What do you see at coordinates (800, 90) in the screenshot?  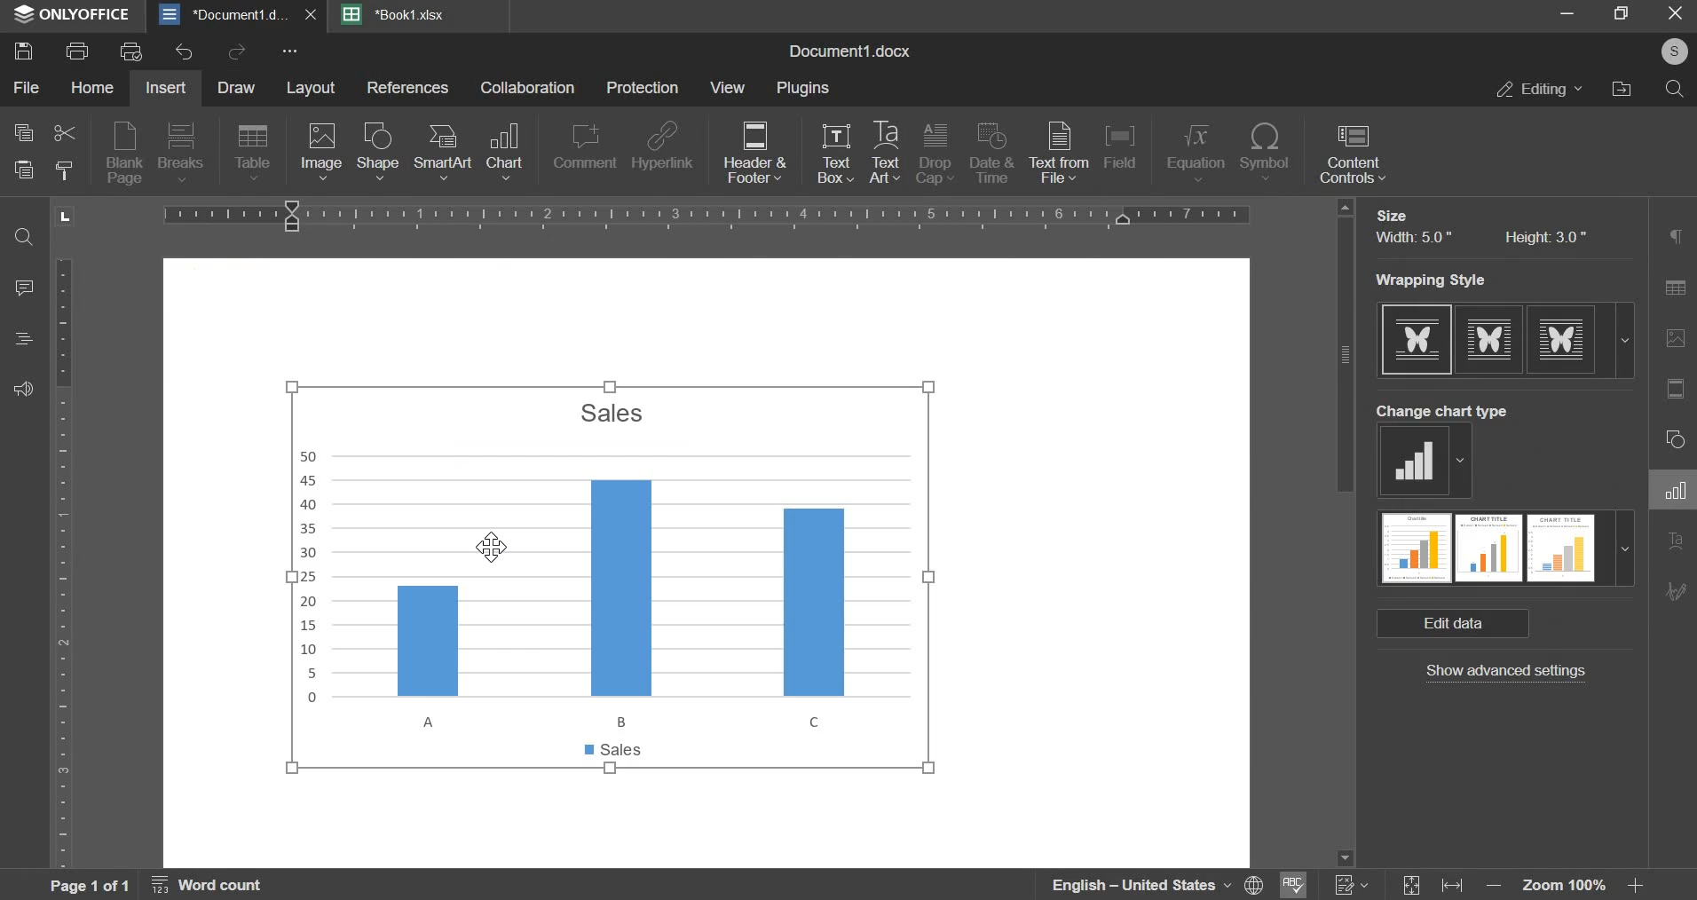 I see `plugins` at bounding box center [800, 90].